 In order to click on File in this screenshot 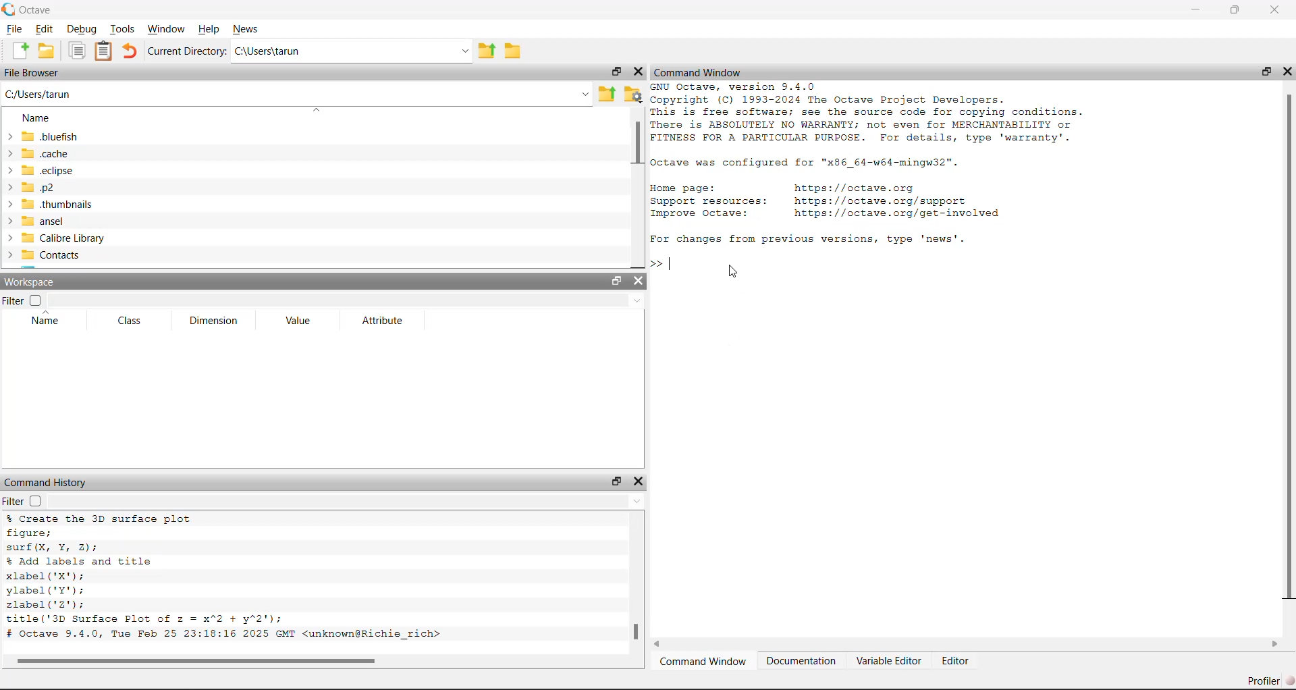, I will do `click(14, 30)`.